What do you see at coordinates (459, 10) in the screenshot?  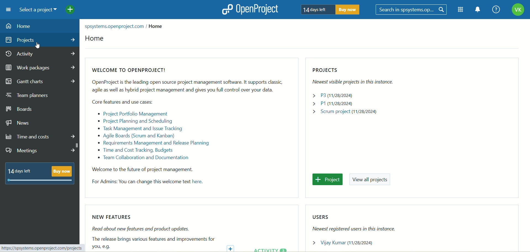 I see `modules` at bounding box center [459, 10].